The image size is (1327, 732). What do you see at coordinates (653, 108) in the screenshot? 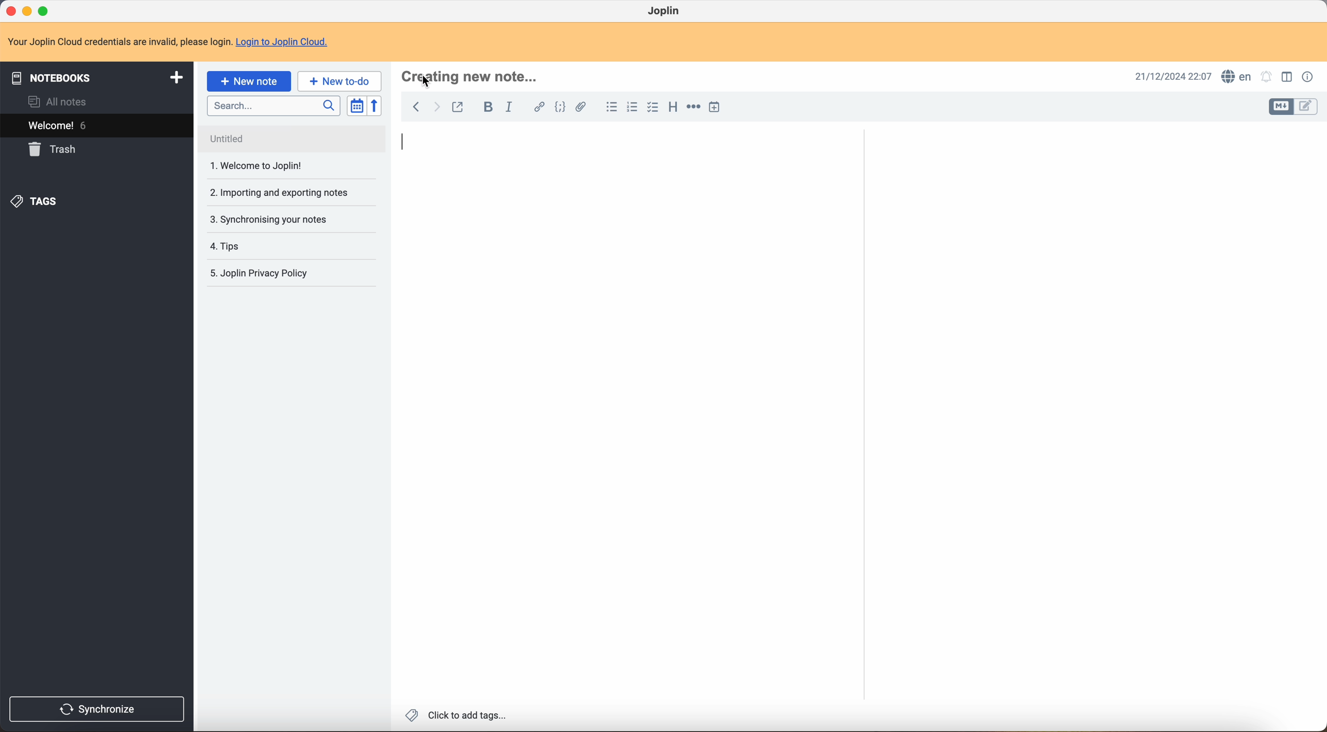
I see `checkbox` at bounding box center [653, 108].